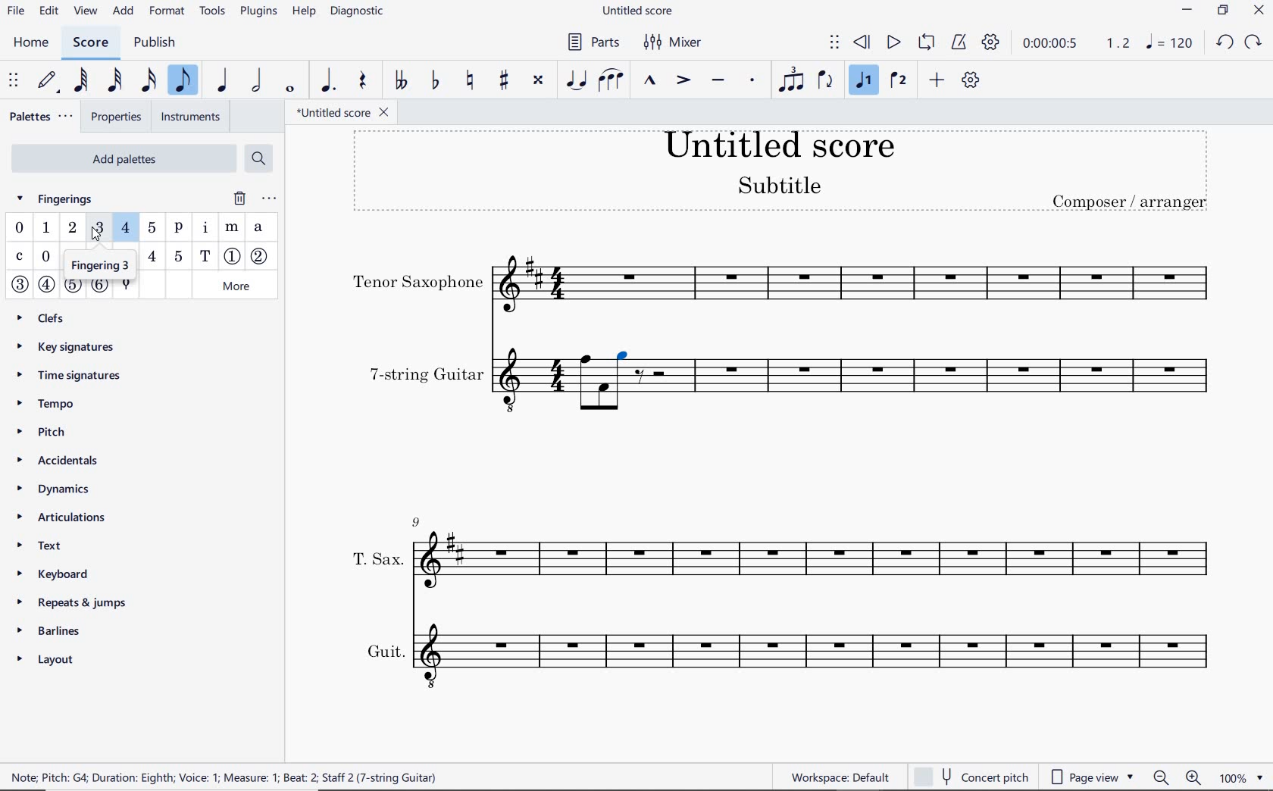 This screenshot has width=1273, height=791. What do you see at coordinates (224, 81) in the screenshot?
I see `QUARTER NOTE` at bounding box center [224, 81].